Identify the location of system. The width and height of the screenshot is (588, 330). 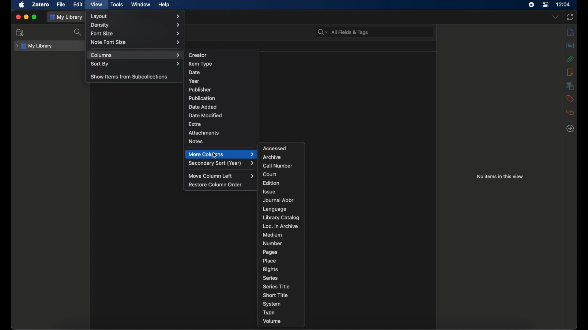
(272, 304).